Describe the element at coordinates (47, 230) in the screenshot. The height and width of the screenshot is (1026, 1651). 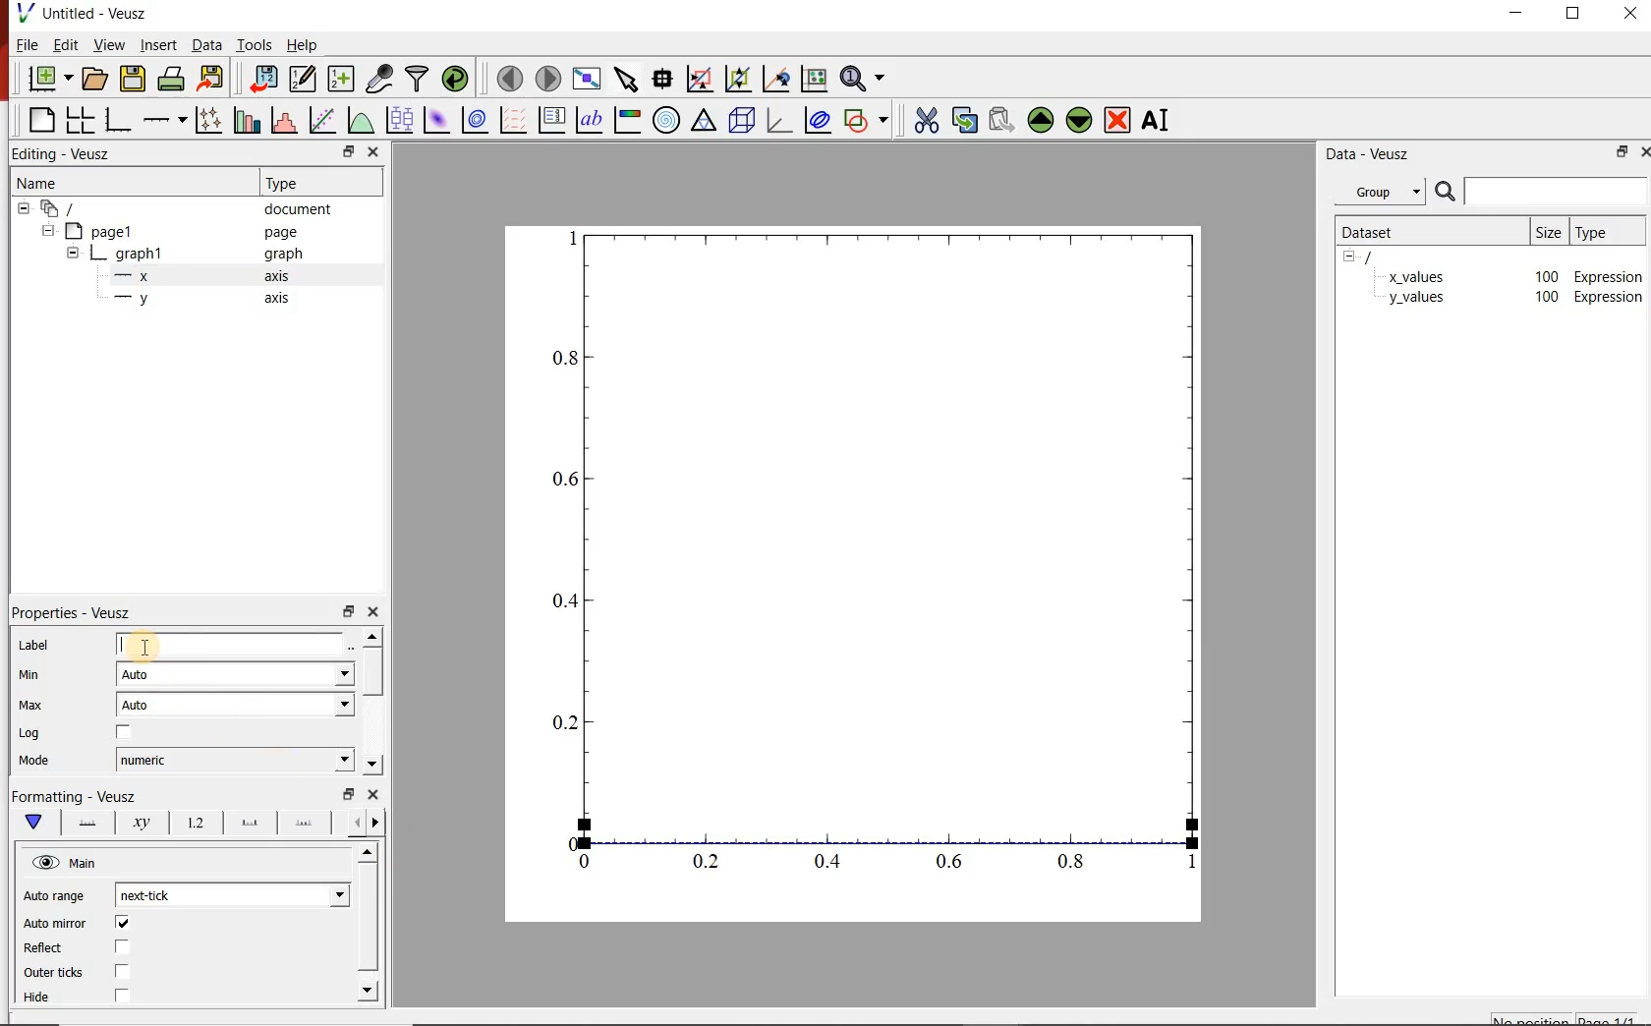
I see `hide` at that location.